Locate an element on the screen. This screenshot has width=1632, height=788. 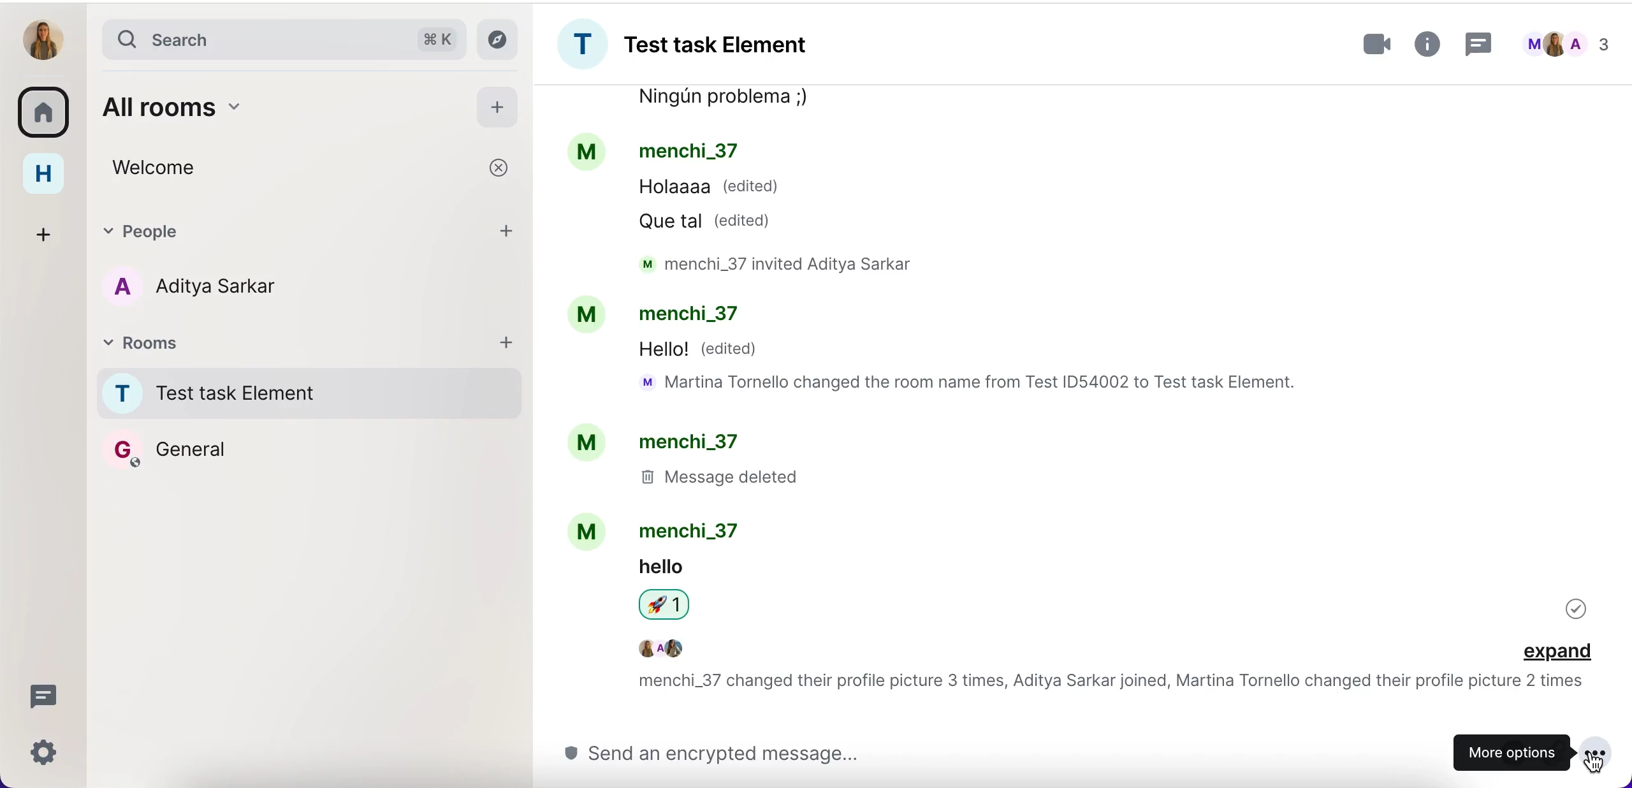
cancel is located at coordinates (500, 171).